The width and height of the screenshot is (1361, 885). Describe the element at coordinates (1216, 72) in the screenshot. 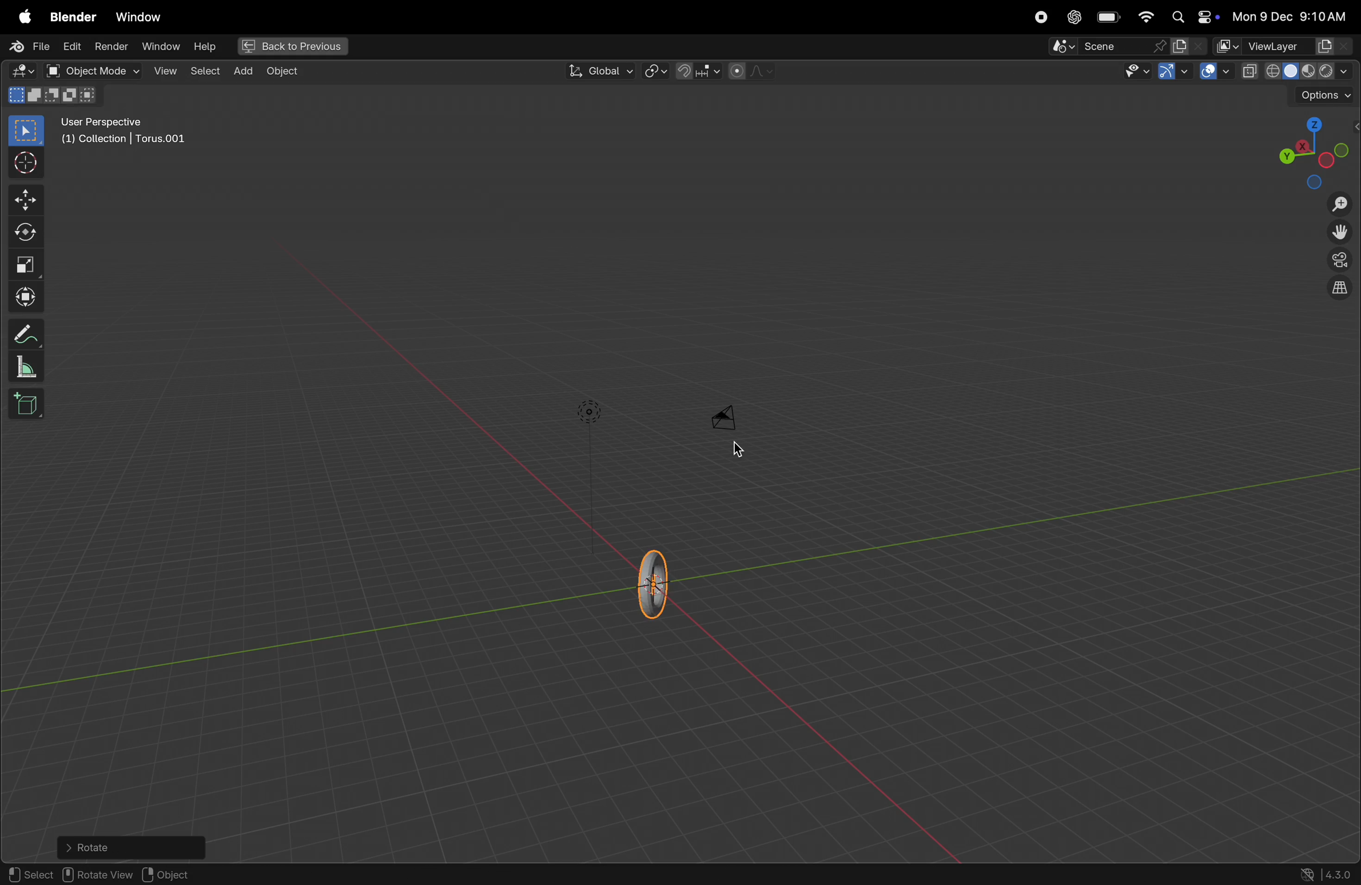

I see `show overlays` at that location.